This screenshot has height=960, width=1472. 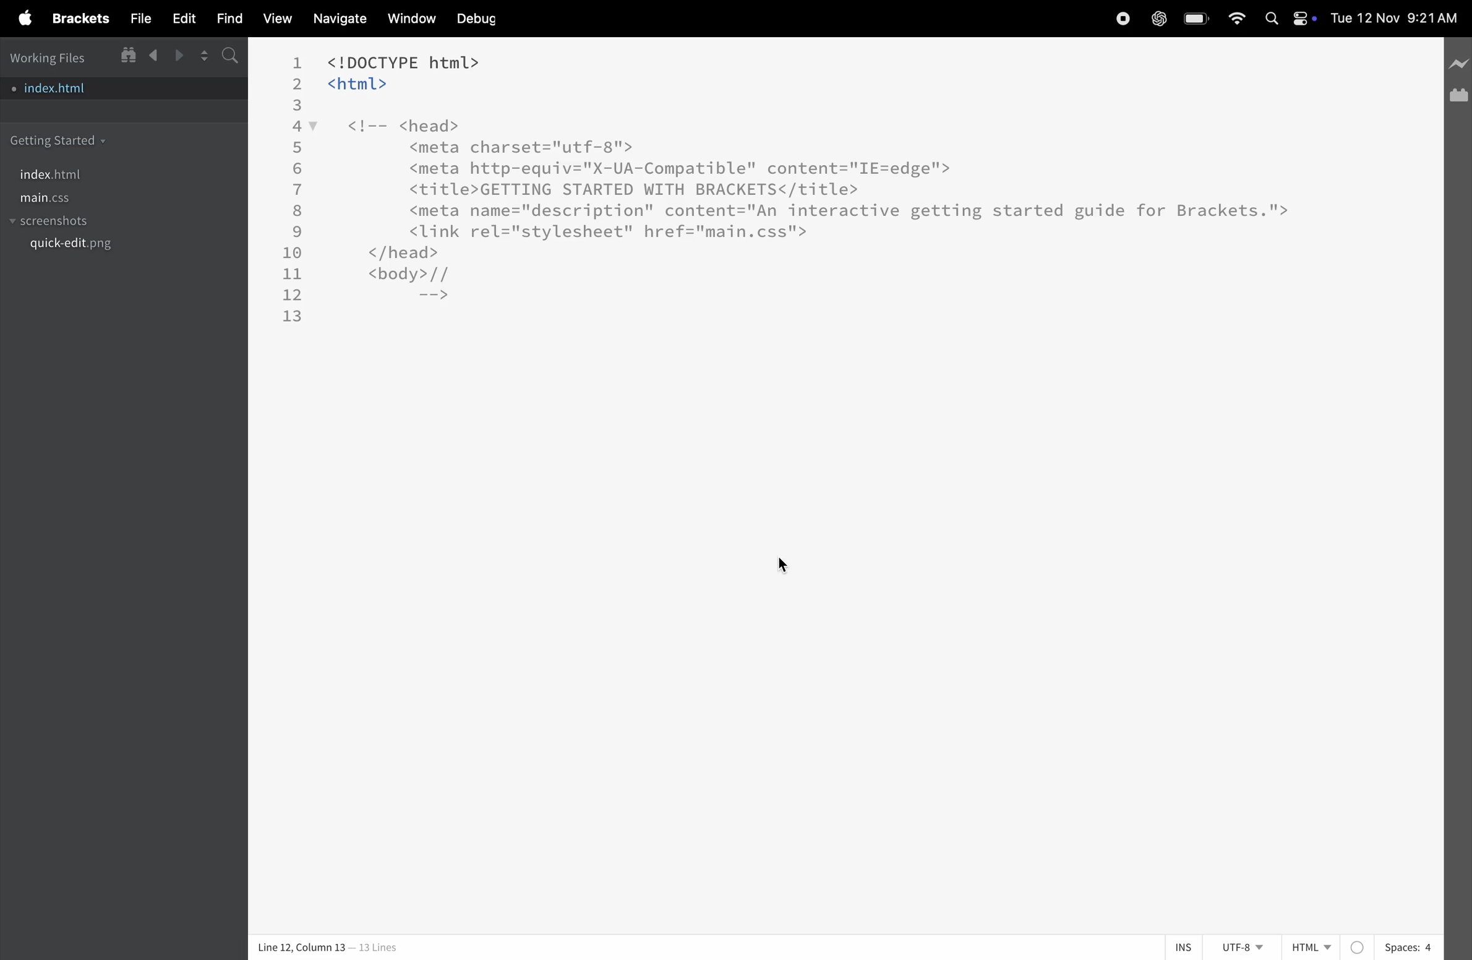 I want to click on ins, so click(x=1175, y=948).